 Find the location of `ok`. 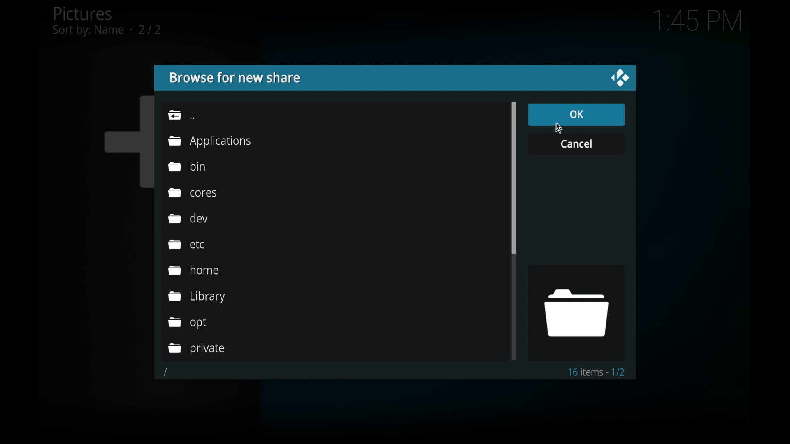

ok is located at coordinates (577, 115).